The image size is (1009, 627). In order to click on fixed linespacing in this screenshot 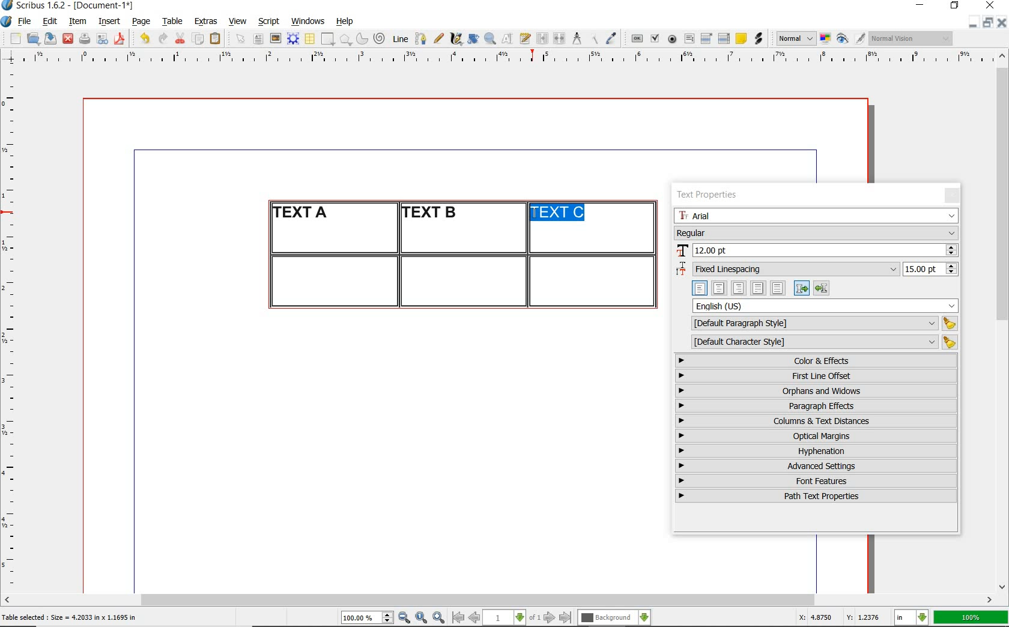, I will do `click(817, 270)`.